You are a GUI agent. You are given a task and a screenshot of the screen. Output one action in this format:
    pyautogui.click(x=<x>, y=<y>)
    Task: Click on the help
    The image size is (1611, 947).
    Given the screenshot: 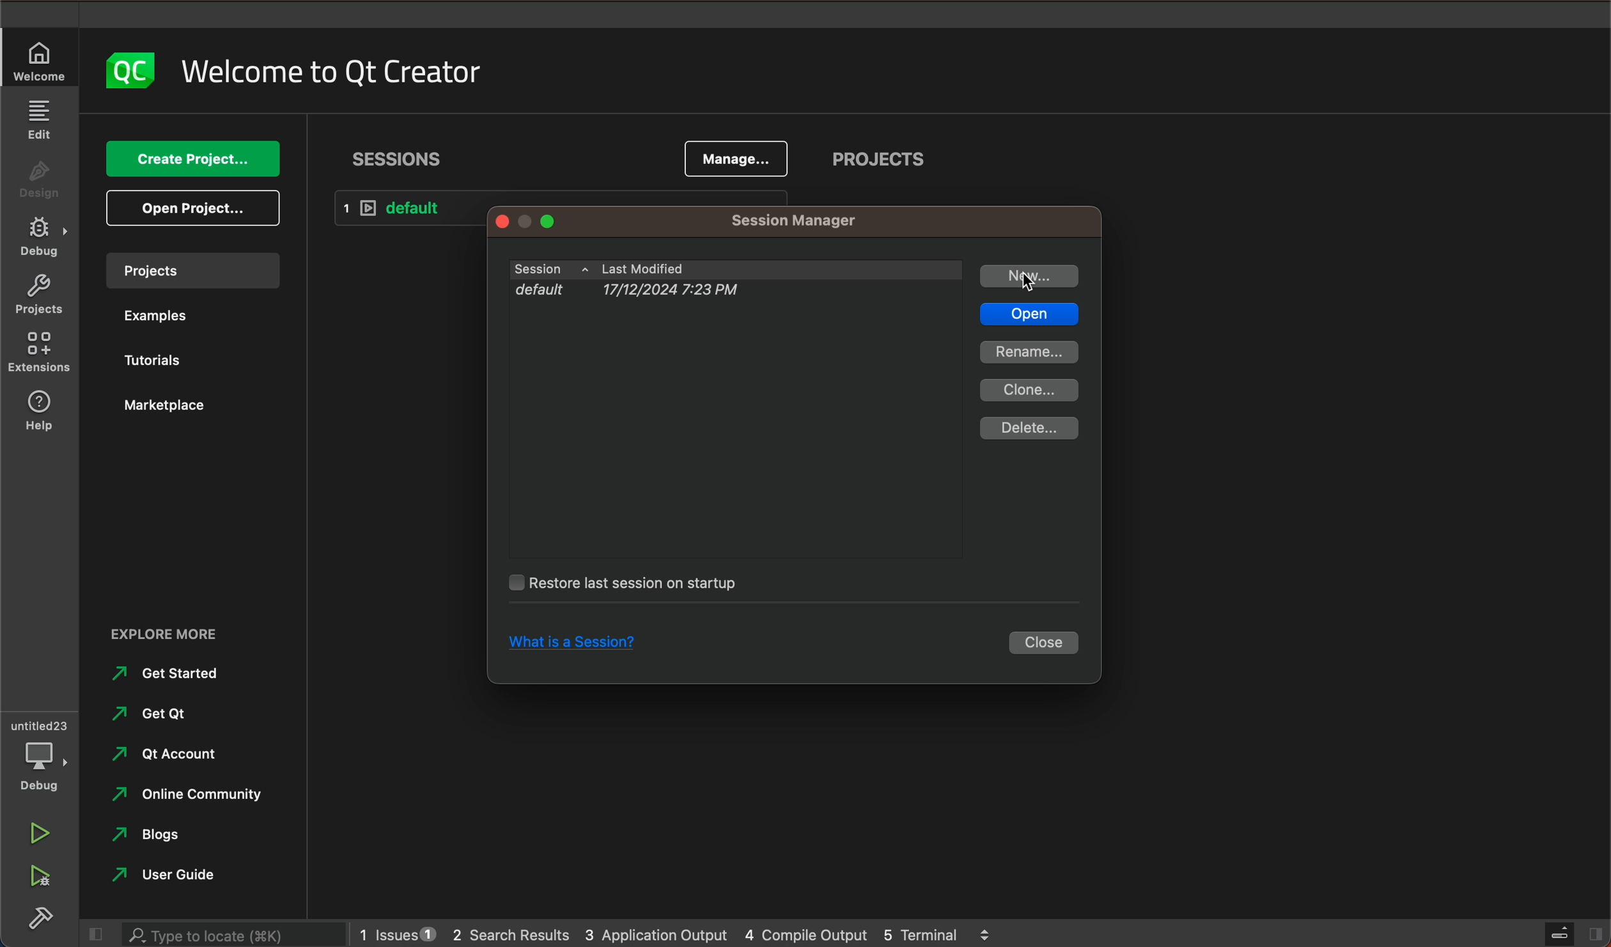 What is the action you would take?
    pyautogui.click(x=40, y=412)
    